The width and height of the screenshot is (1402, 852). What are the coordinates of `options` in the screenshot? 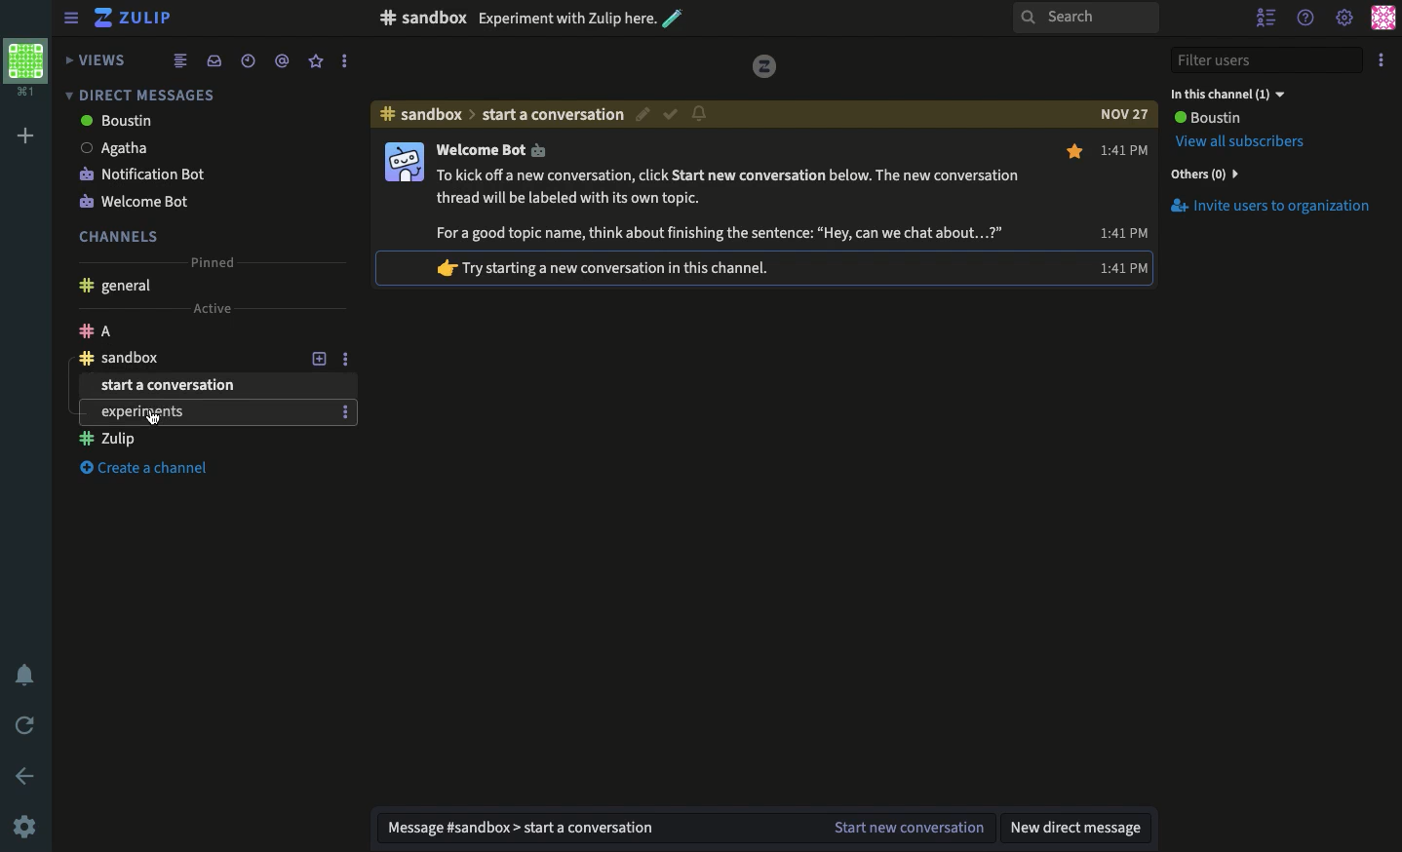 It's located at (345, 412).